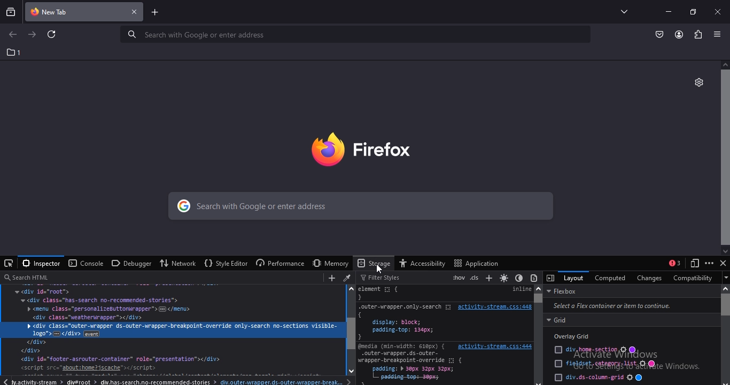  I want to click on open application menu, so click(719, 34).